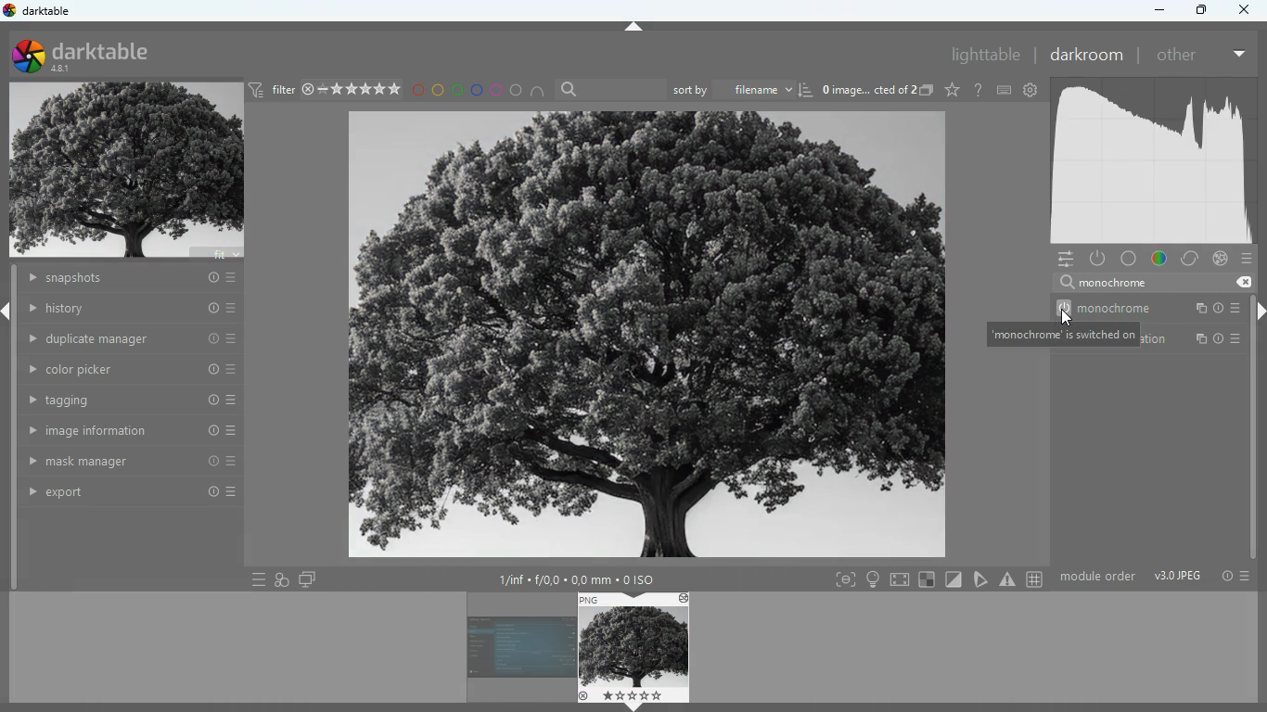 The height and width of the screenshot is (712, 1267). I want to click on menu, so click(1246, 259).